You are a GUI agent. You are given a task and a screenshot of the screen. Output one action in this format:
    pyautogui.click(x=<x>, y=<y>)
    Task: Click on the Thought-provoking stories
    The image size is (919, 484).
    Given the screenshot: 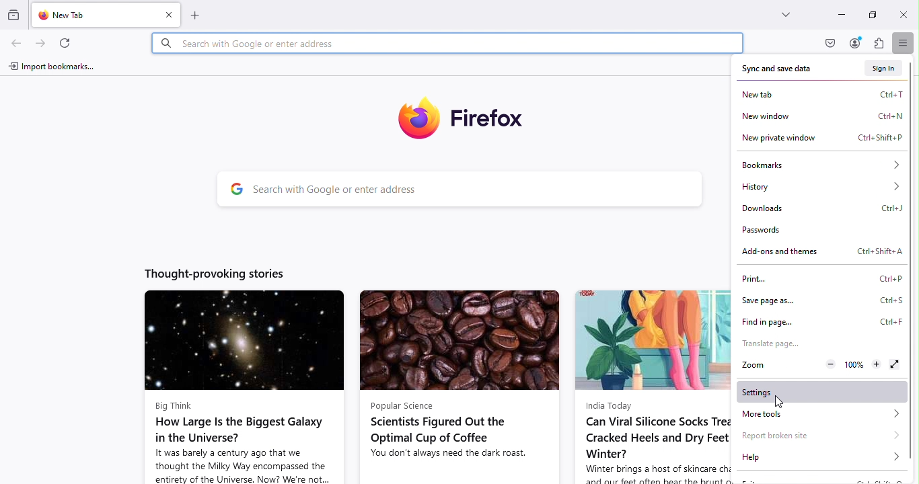 What is the action you would take?
    pyautogui.click(x=218, y=274)
    